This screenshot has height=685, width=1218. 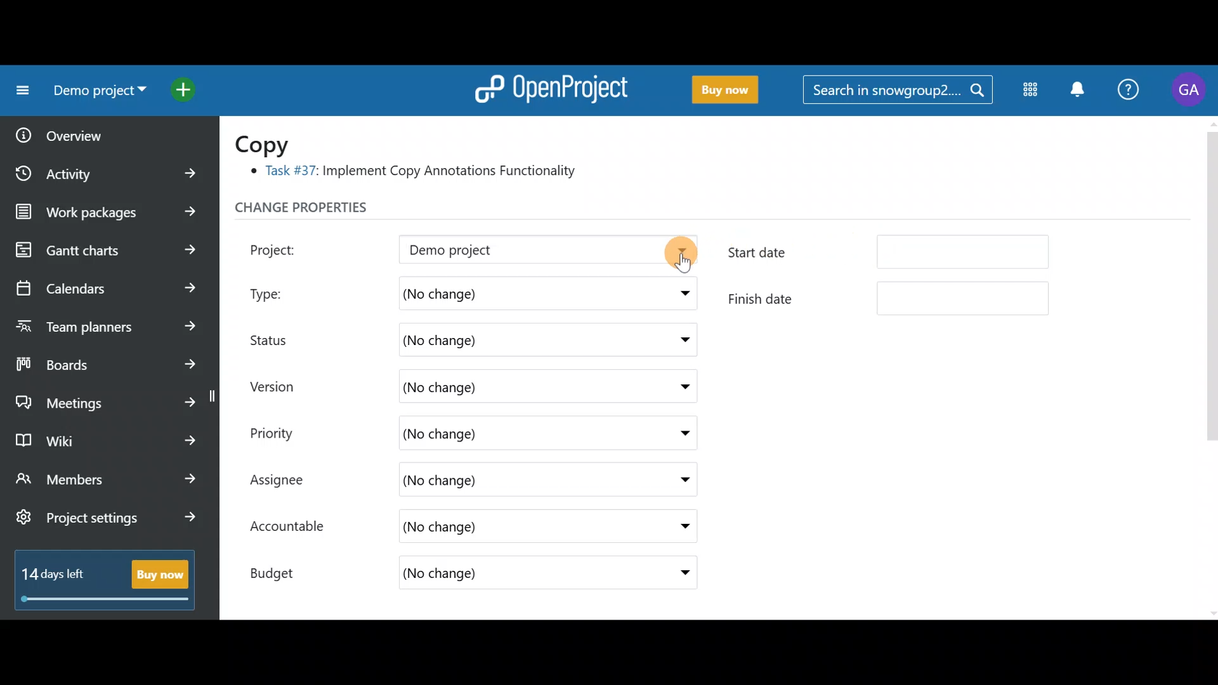 I want to click on Work packages, so click(x=109, y=212).